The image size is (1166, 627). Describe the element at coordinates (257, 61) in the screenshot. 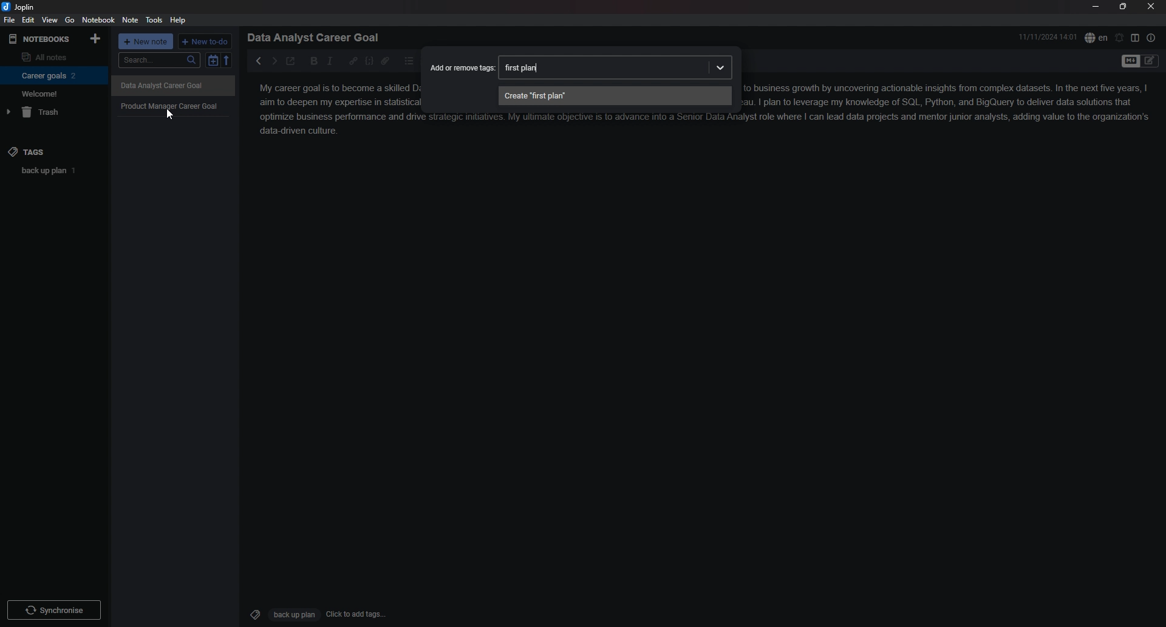

I see `previous` at that location.